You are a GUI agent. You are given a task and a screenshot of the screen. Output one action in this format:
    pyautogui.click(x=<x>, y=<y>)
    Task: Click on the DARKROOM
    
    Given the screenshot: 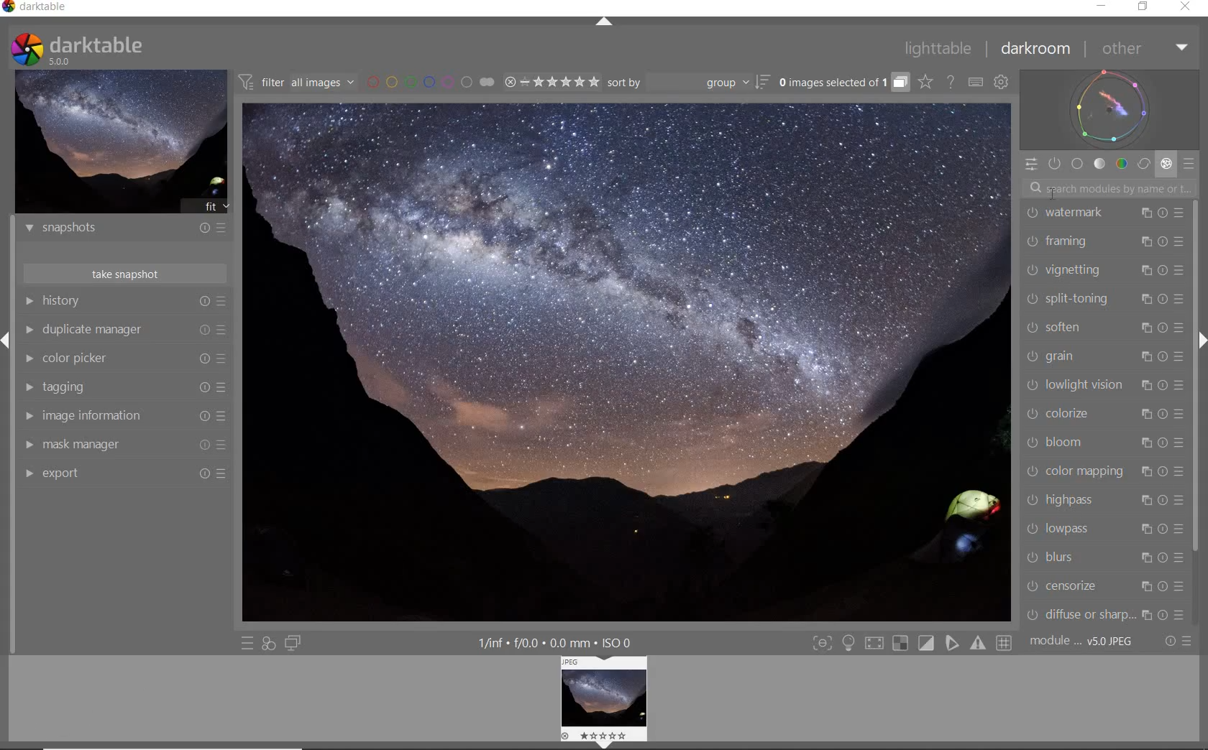 What is the action you would take?
    pyautogui.click(x=1041, y=48)
    